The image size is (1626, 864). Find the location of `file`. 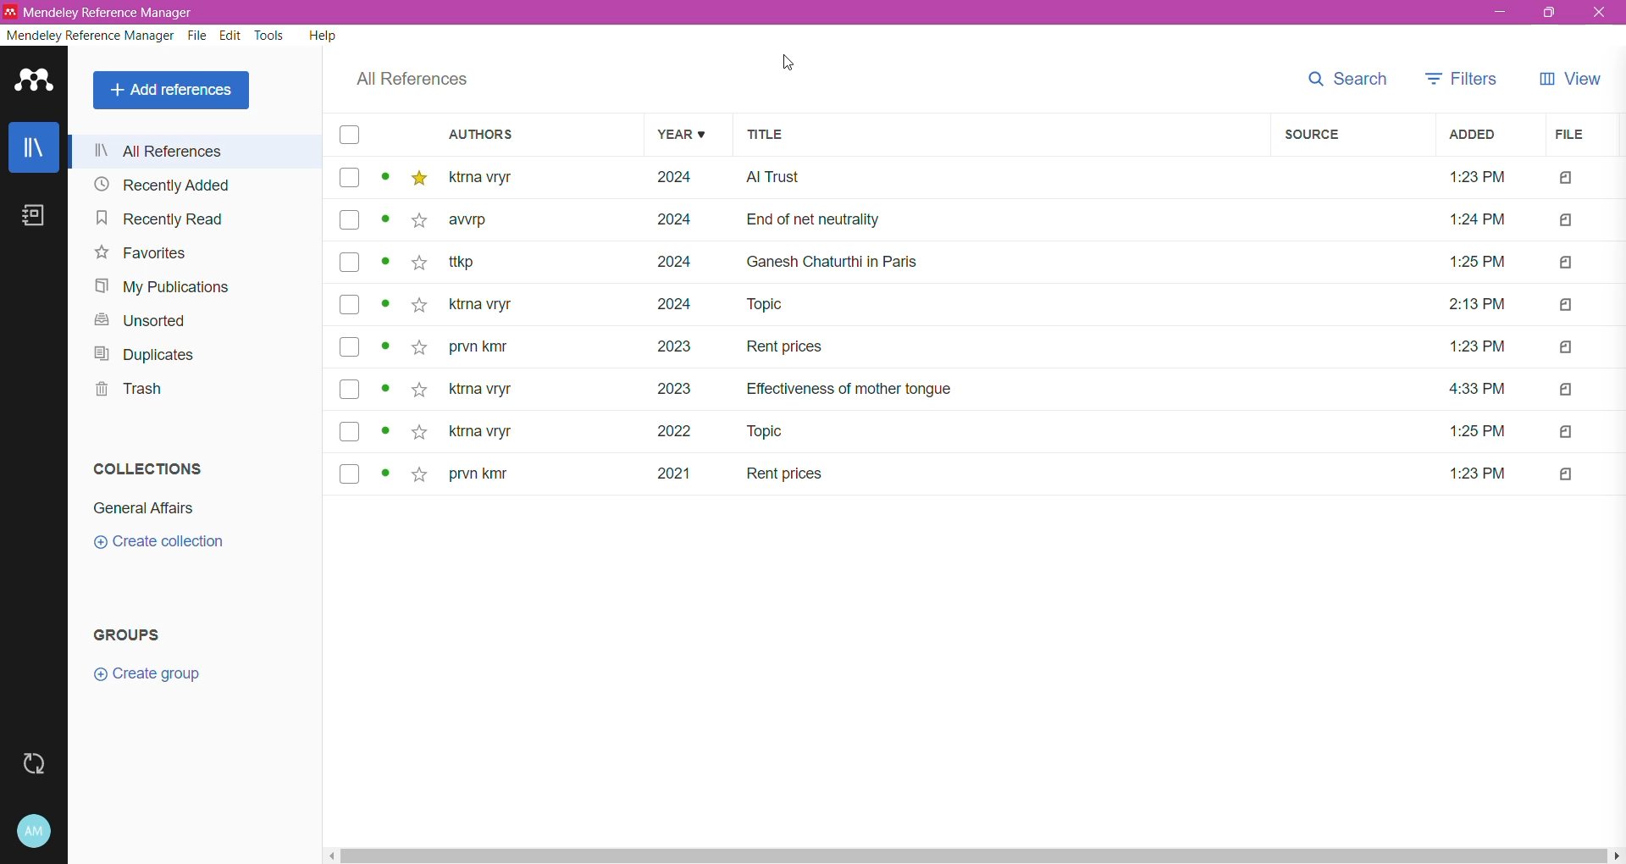

file is located at coordinates (1568, 135).